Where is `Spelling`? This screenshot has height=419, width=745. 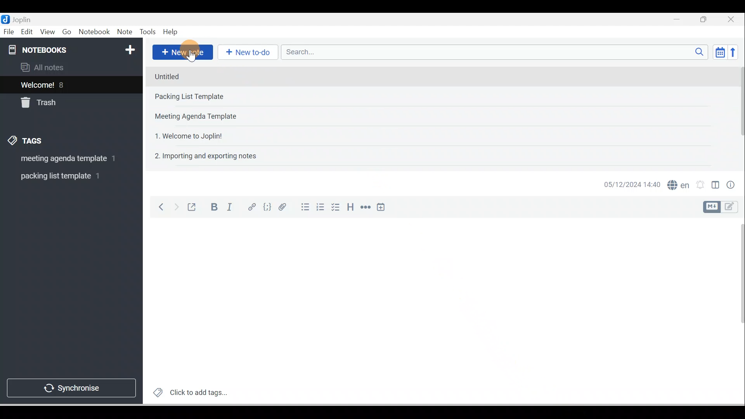 Spelling is located at coordinates (677, 184).